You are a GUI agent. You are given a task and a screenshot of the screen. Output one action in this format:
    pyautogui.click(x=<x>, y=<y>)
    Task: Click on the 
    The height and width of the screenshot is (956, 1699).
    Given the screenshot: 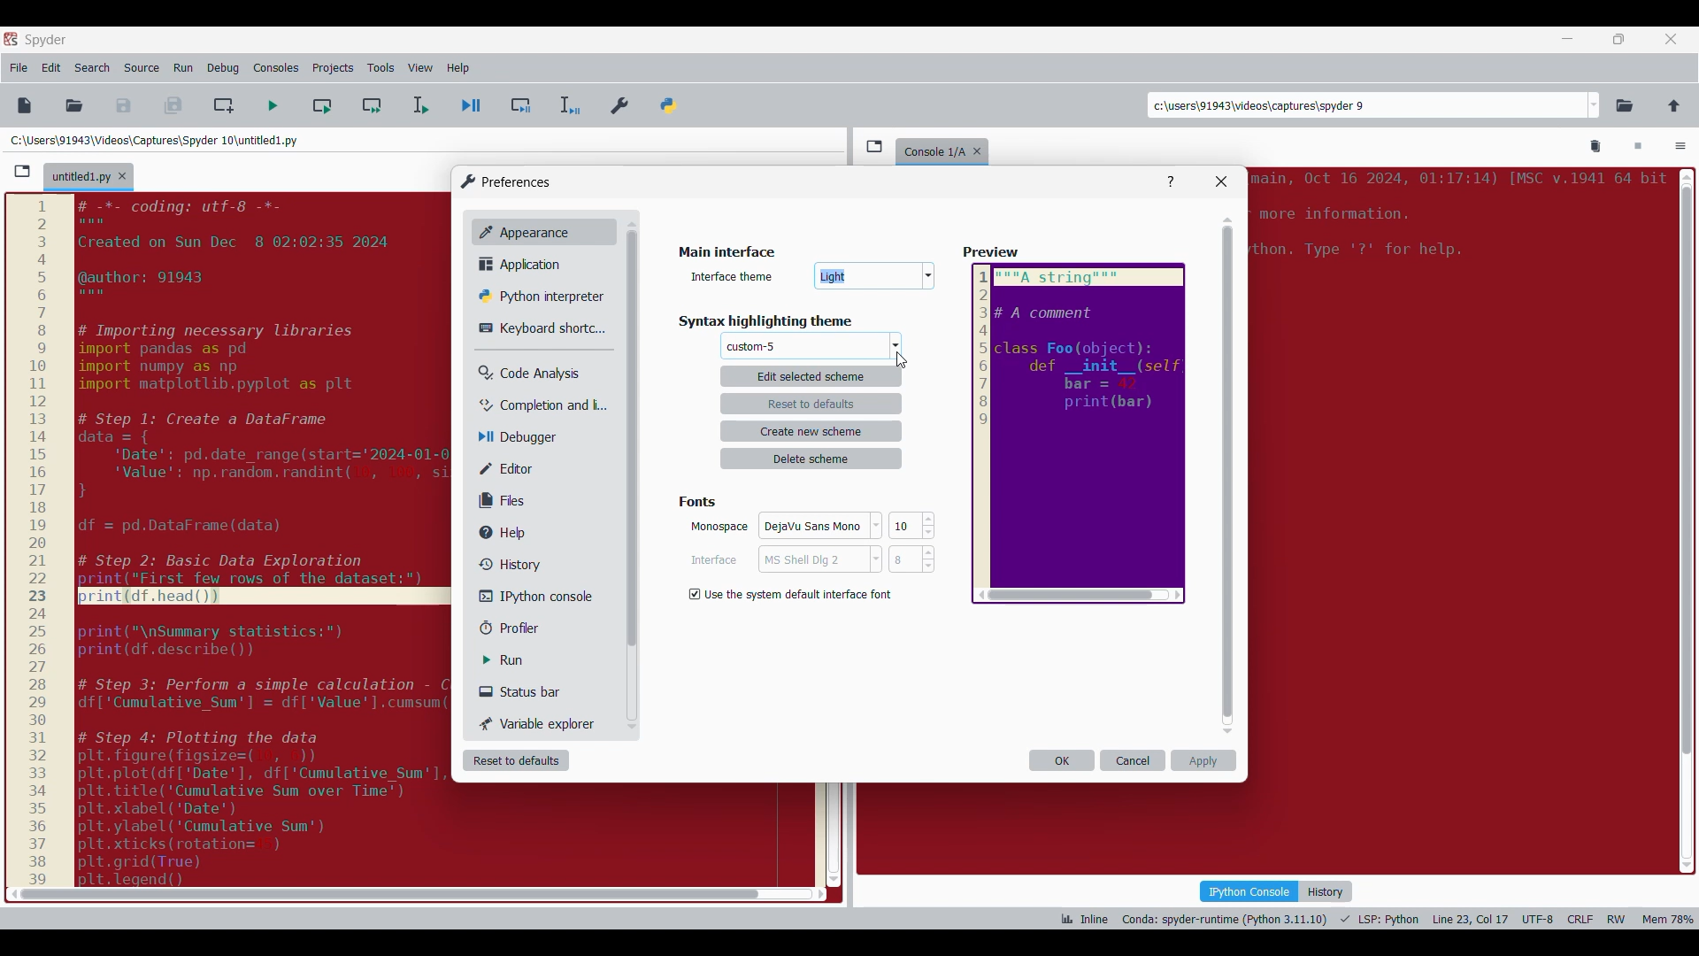 What is the action you would take?
    pyautogui.click(x=748, y=347)
    